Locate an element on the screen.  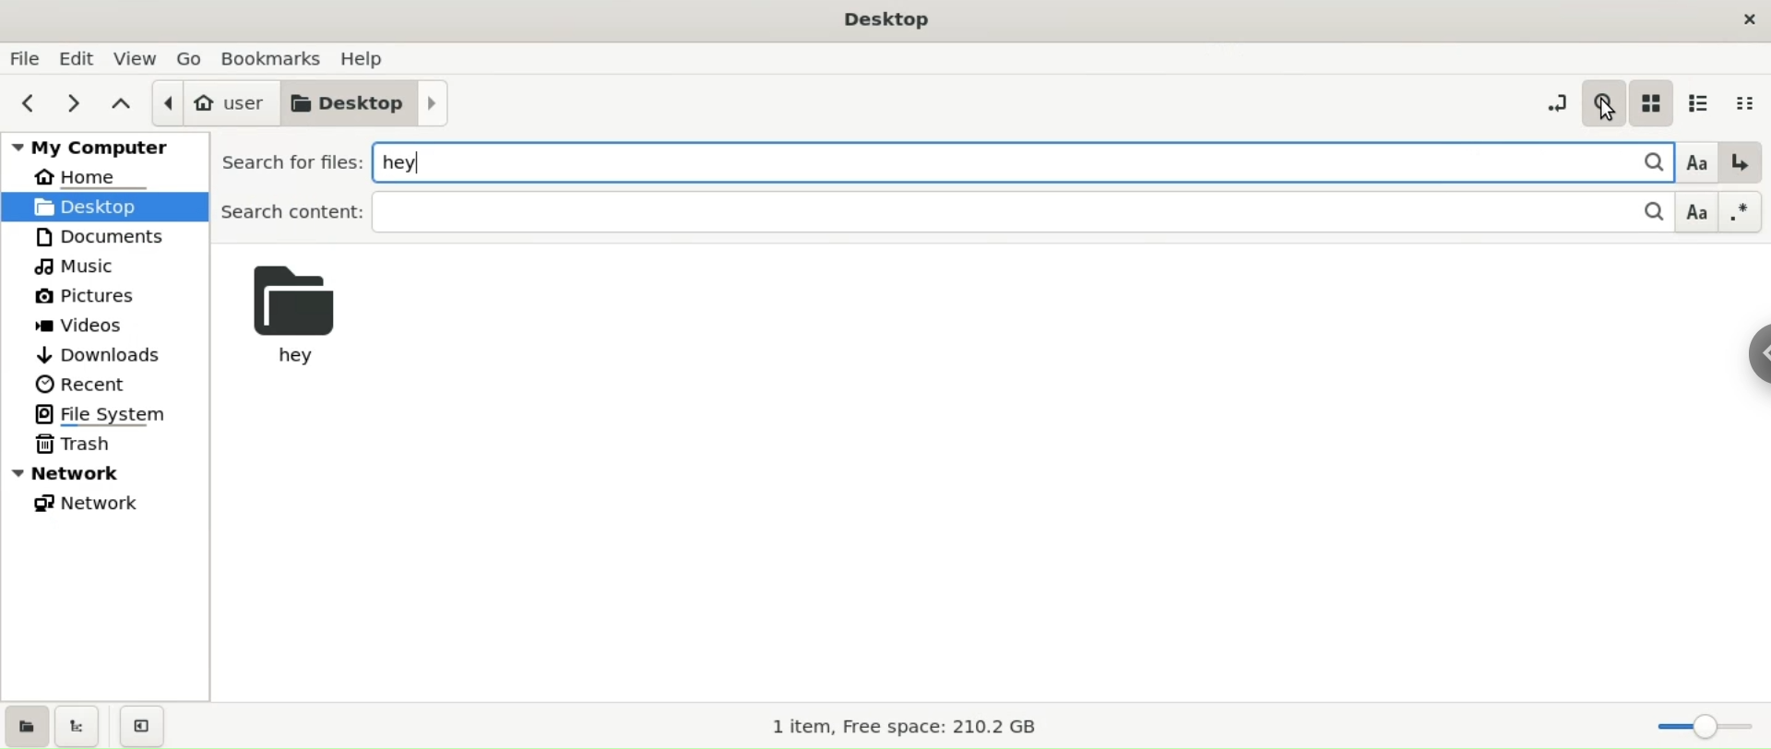
typing hey is located at coordinates (986, 162).